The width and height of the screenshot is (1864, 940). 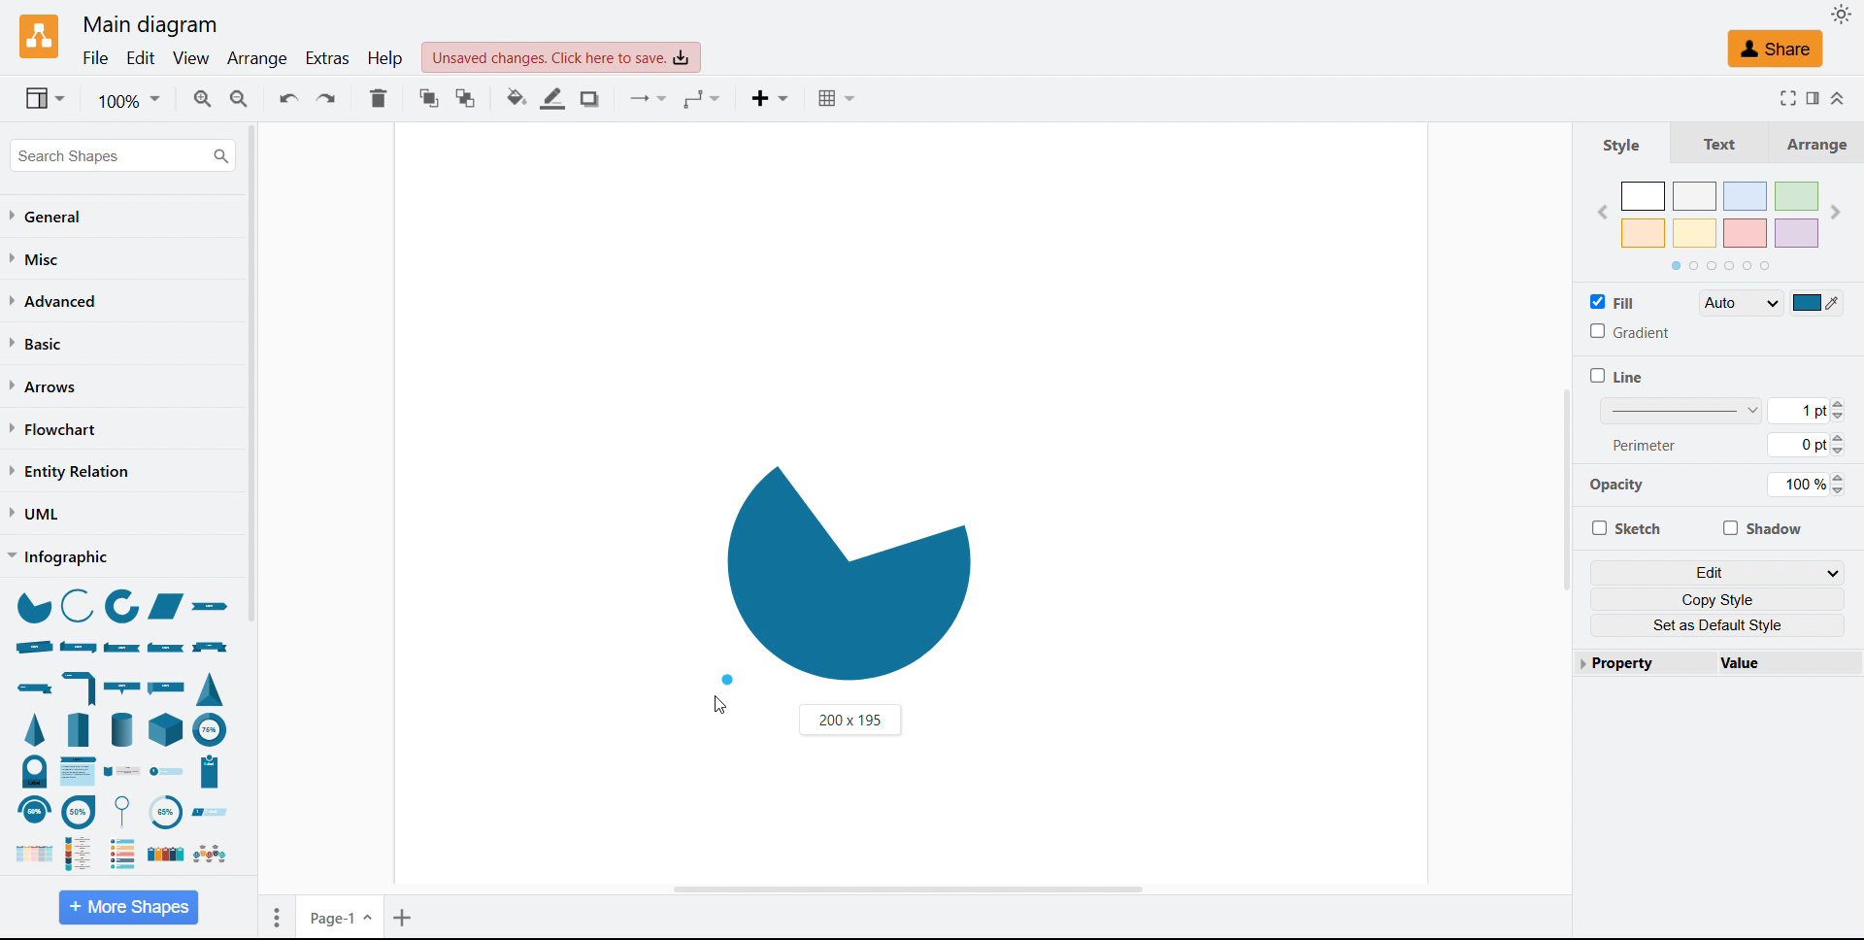 What do you see at coordinates (1566, 489) in the screenshot?
I see `Vertical scrollbar` at bounding box center [1566, 489].